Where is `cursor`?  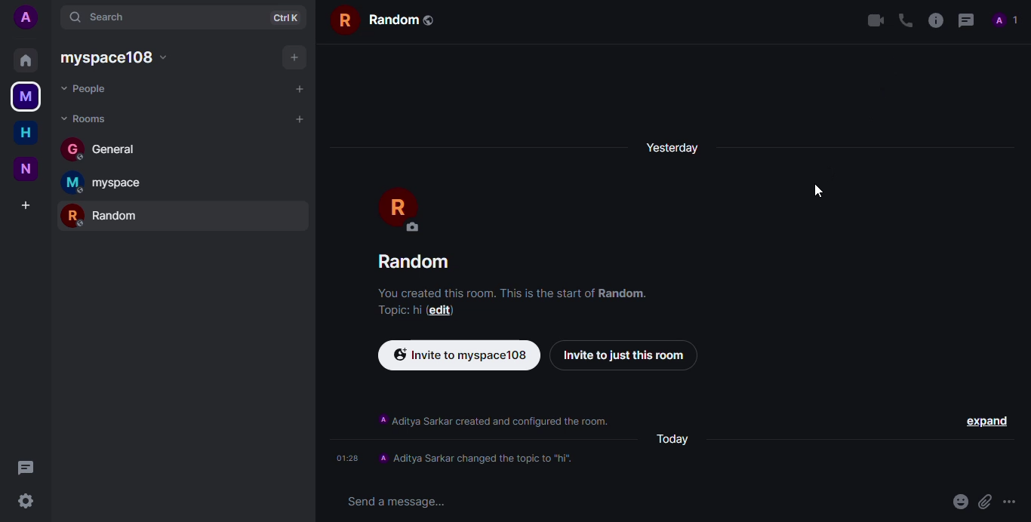
cursor is located at coordinates (828, 197).